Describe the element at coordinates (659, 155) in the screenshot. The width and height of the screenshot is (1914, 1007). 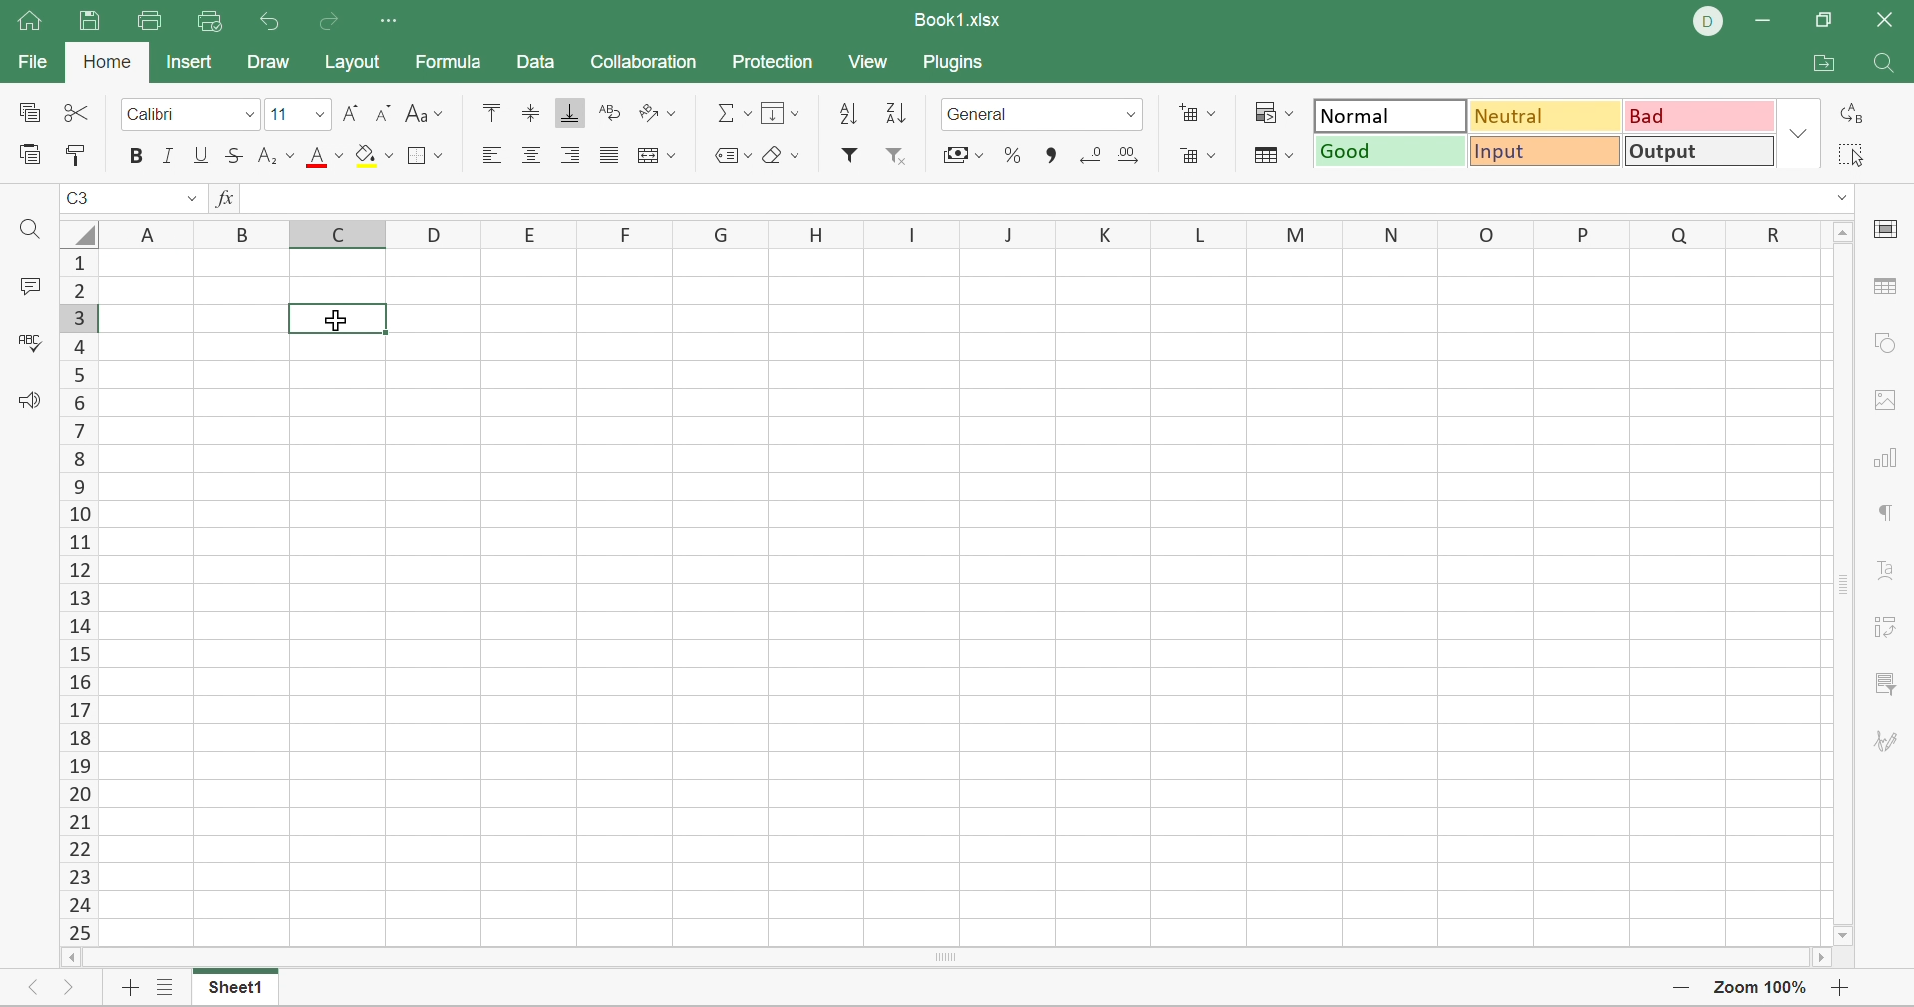
I see `Merge and center` at that location.